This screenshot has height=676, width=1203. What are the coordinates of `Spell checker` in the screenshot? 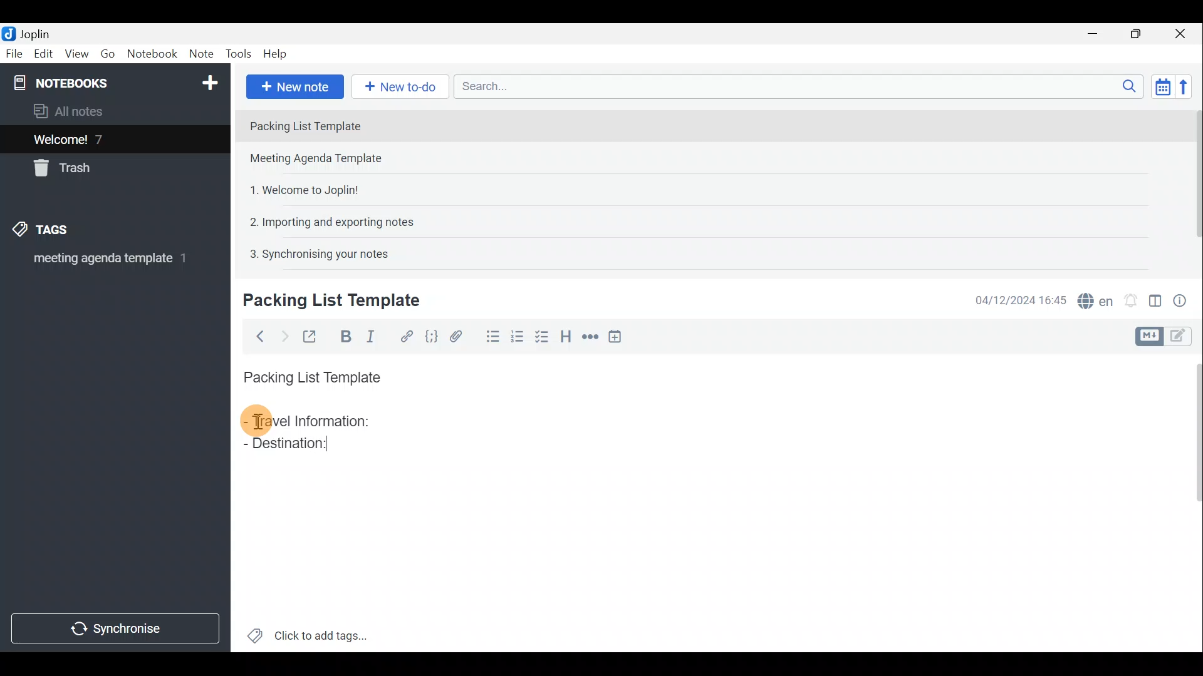 It's located at (1092, 299).